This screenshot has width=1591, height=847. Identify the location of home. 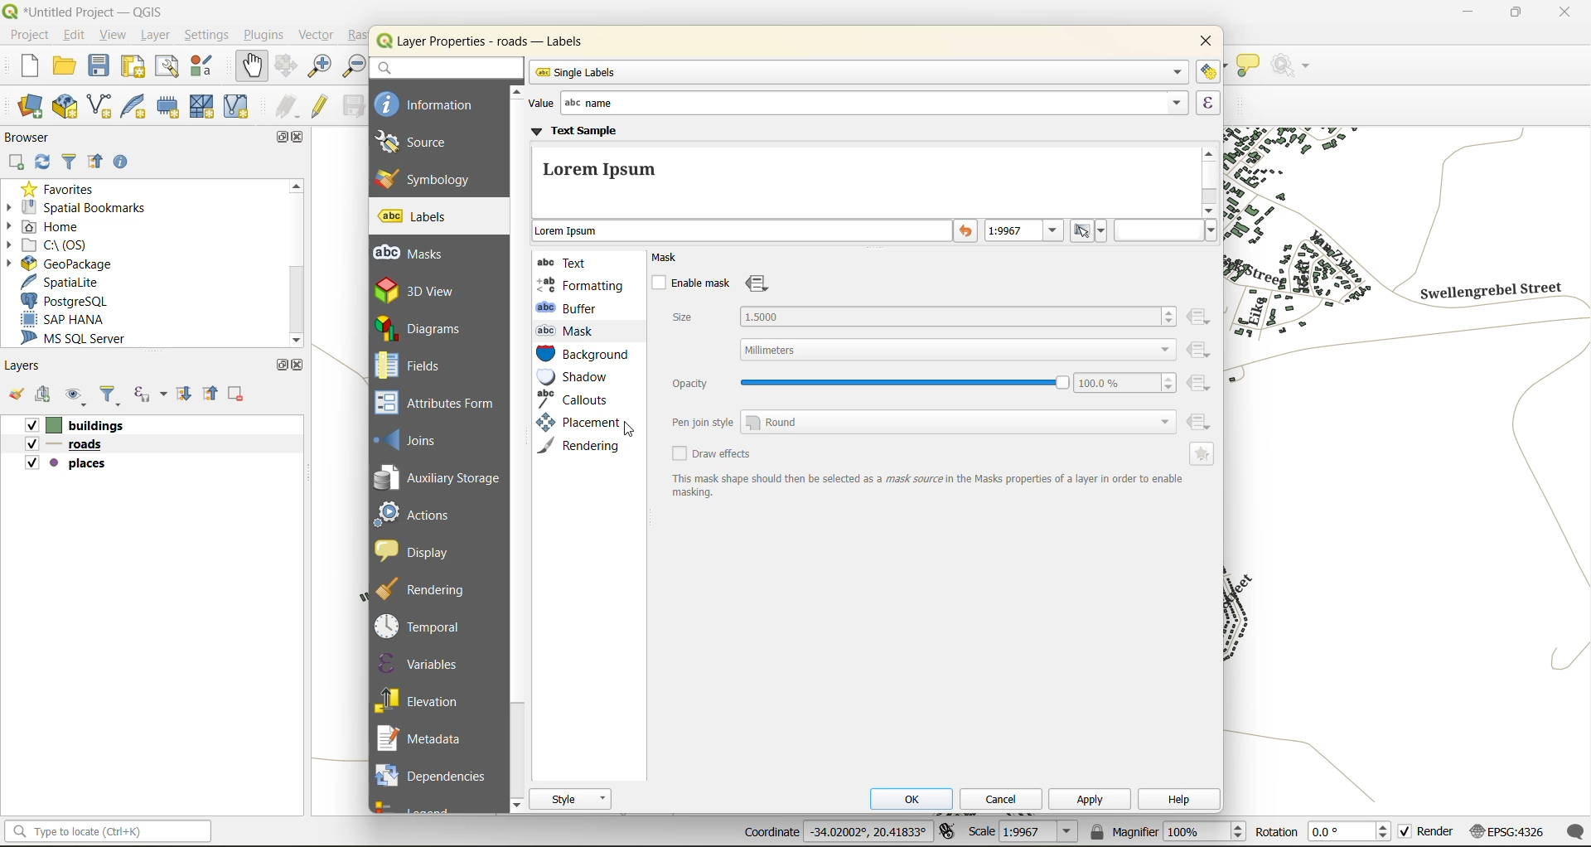
(53, 226).